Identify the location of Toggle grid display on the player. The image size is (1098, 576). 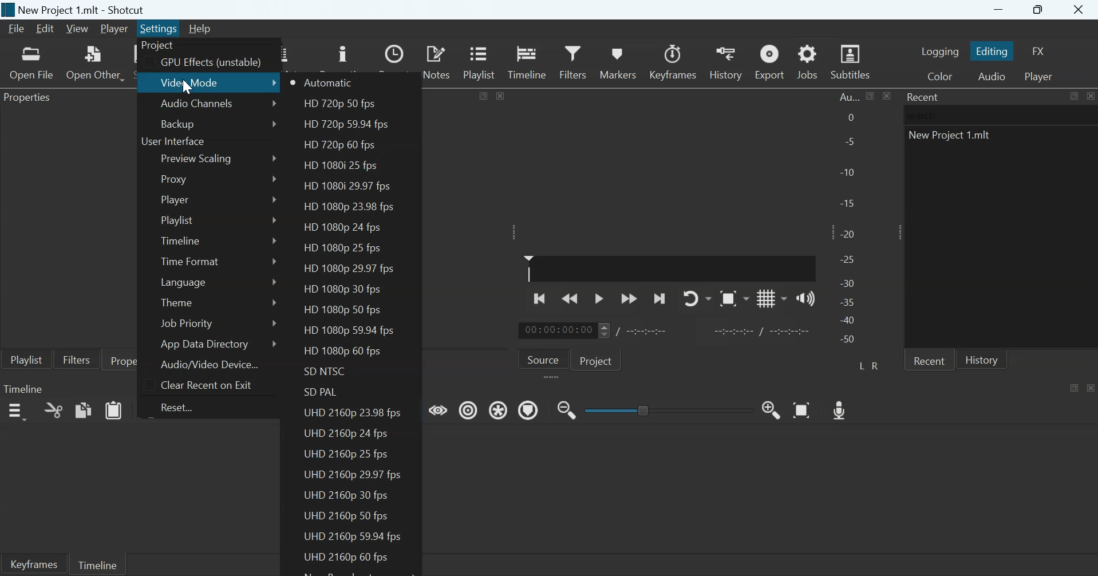
(772, 298).